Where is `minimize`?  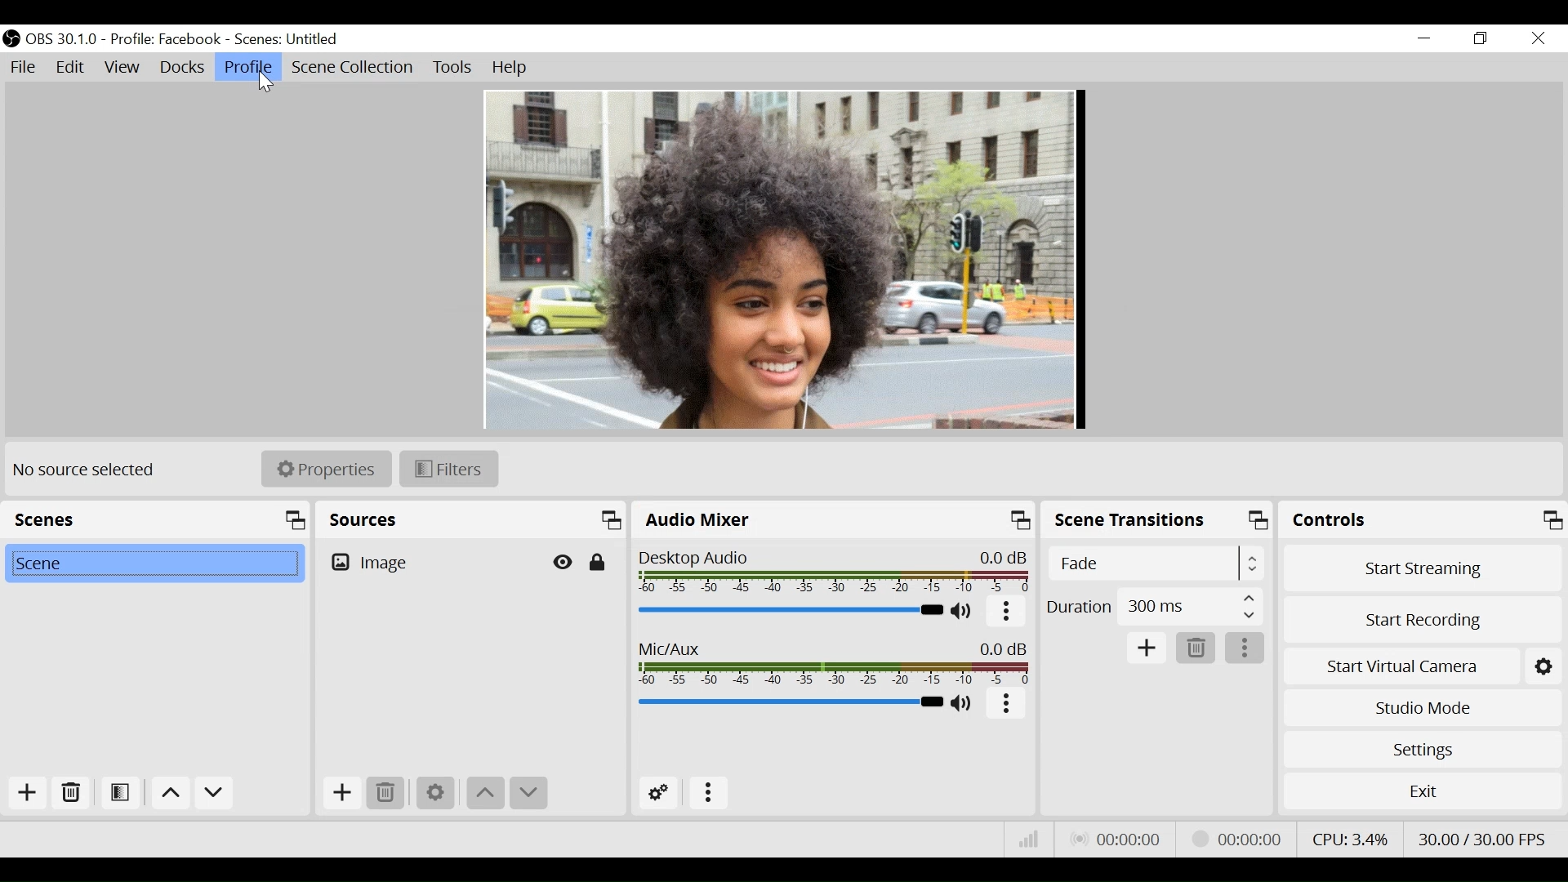
minimize is located at coordinates (1423, 40).